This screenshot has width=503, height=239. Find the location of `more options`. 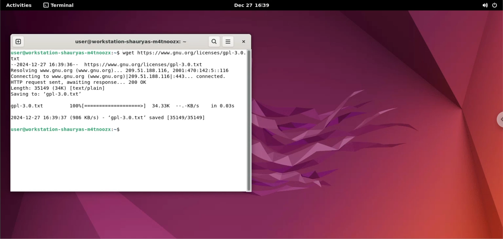

more options is located at coordinates (228, 41).